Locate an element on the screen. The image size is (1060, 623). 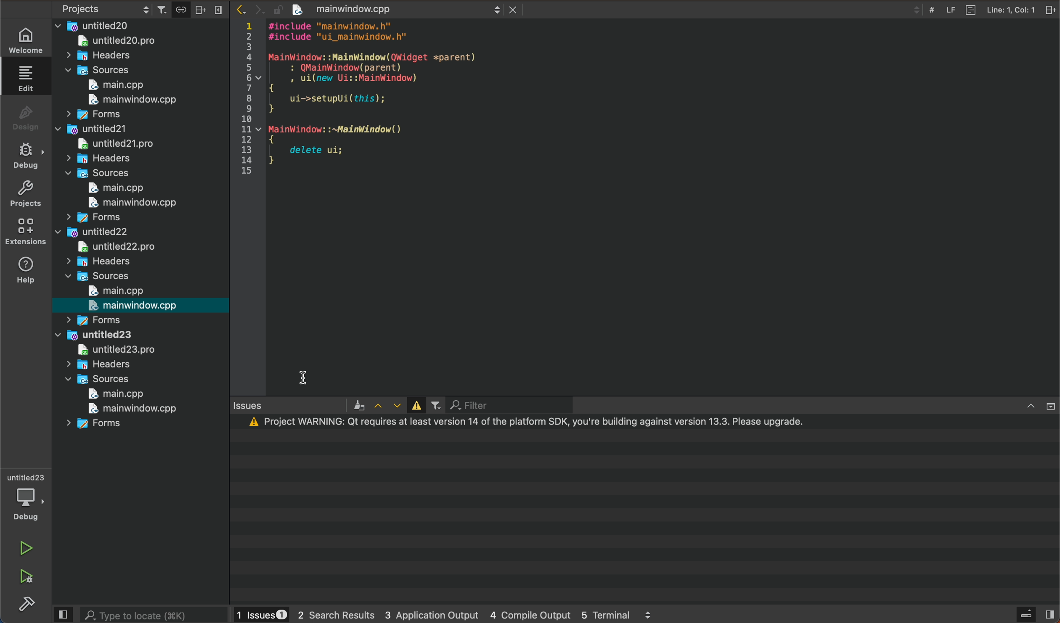
welcome is located at coordinates (25, 38).